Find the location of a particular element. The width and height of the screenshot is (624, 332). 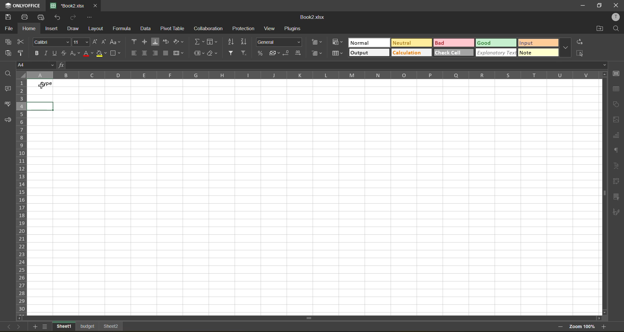

comments is located at coordinates (7, 89).